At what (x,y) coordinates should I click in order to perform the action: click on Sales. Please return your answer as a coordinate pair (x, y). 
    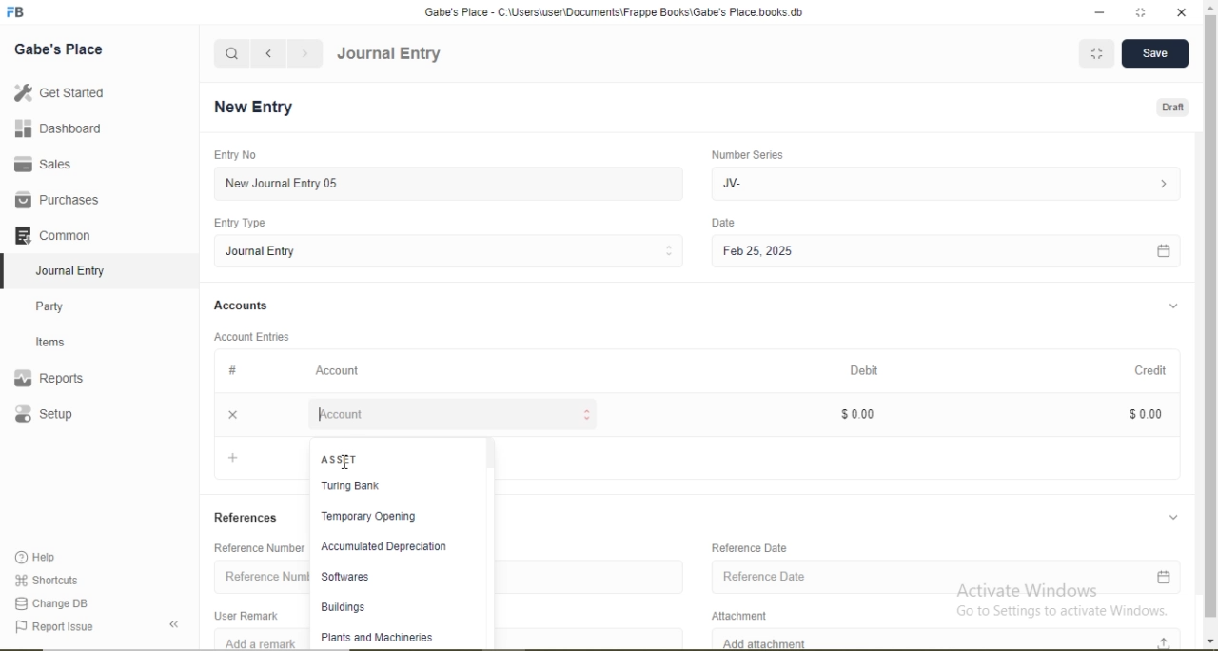
    Looking at the image, I should click on (51, 164).